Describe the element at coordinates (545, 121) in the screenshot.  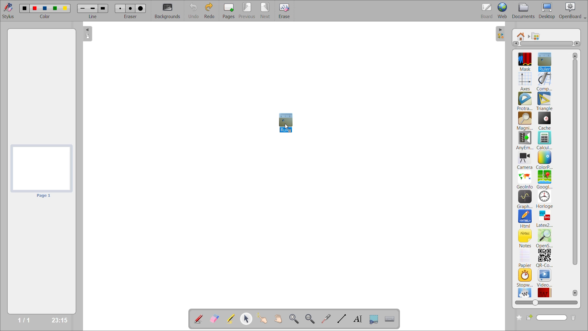
I see `cache` at that location.